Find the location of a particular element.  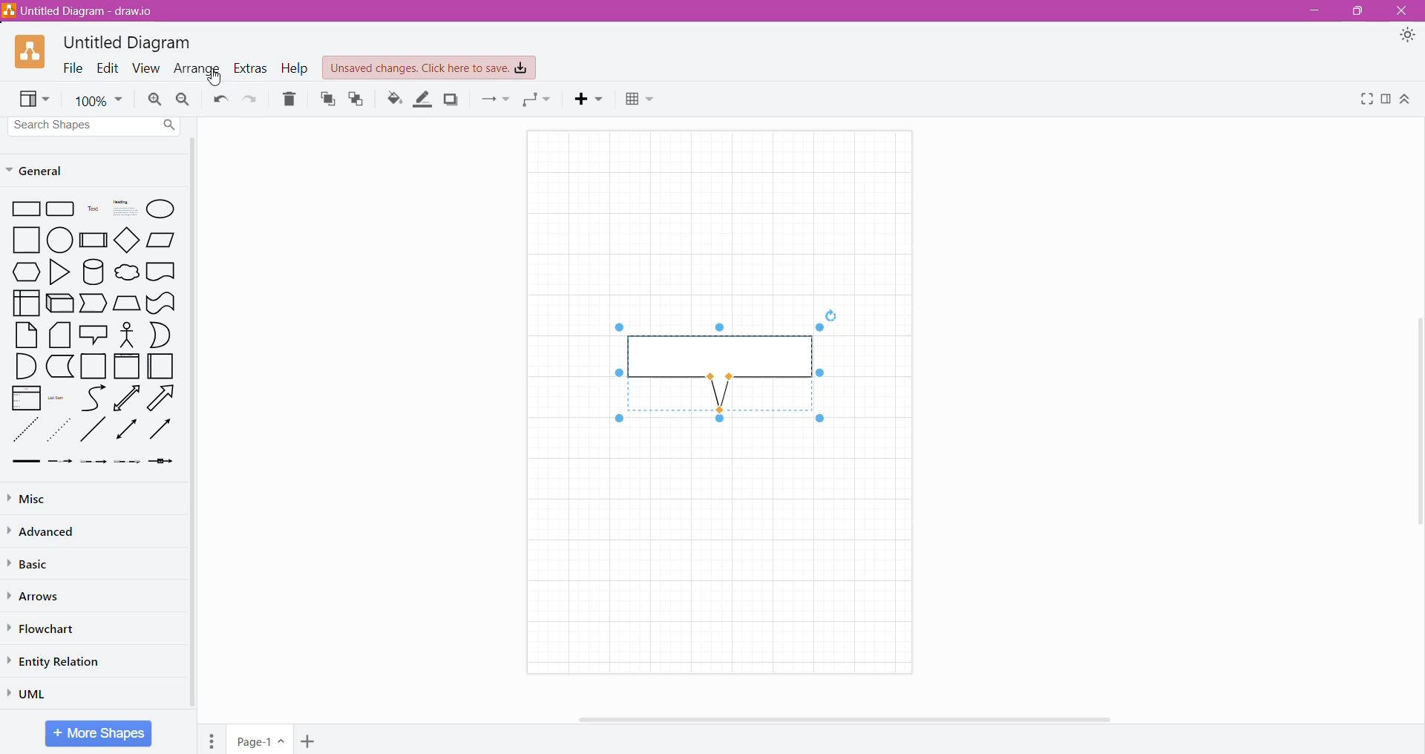

Upward Arrow is located at coordinates (127, 398).